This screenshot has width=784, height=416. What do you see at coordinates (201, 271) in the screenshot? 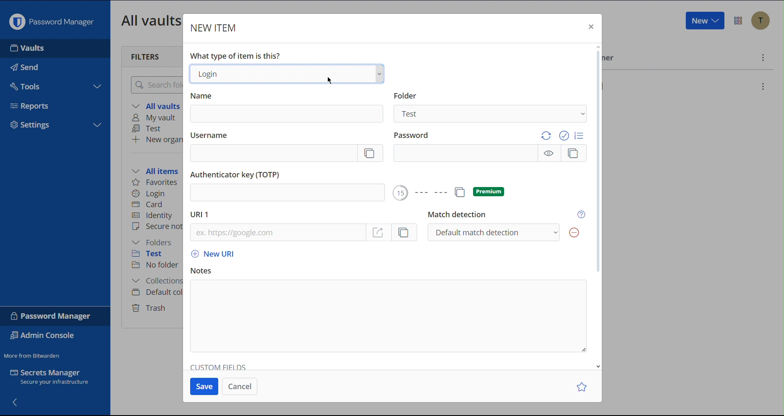
I see `Notes` at bounding box center [201, 271].